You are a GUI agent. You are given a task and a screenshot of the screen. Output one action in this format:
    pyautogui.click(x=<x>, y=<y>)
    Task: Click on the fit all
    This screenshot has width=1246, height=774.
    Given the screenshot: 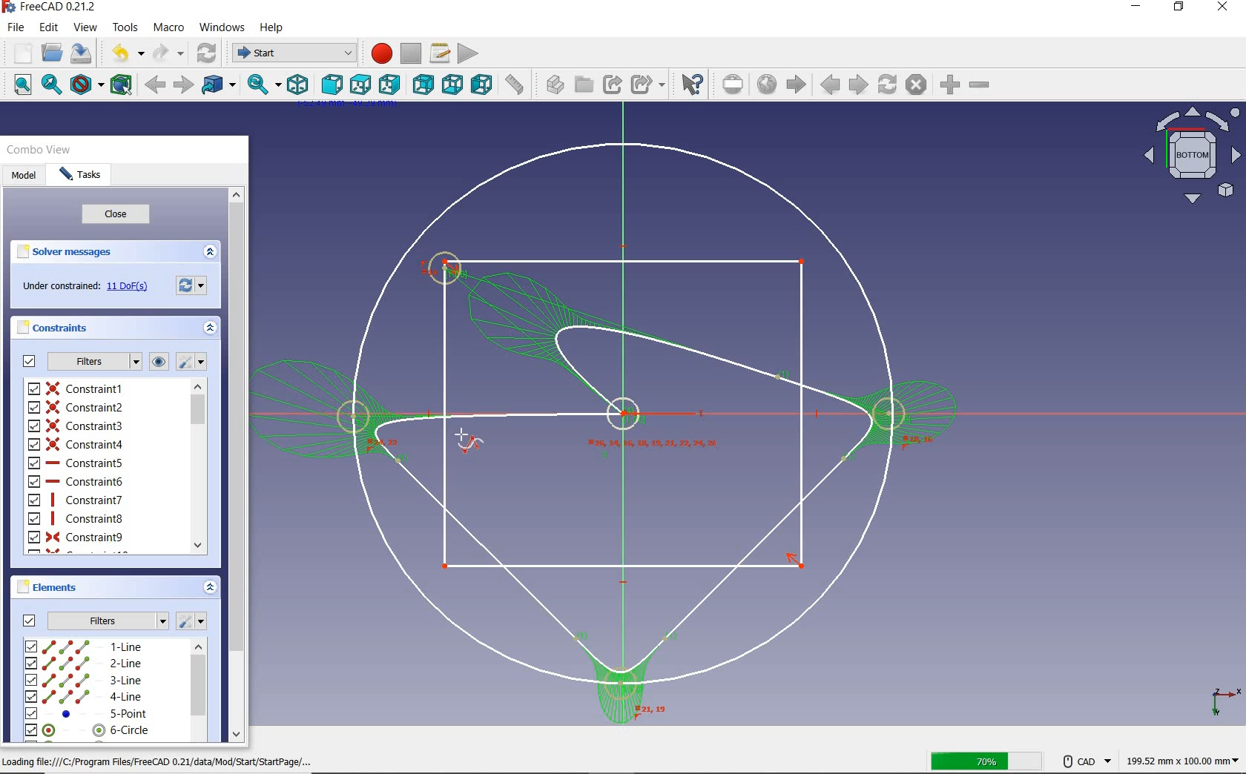 What is the action you would take?
    pyautogui.click(x=23, y=85)
    